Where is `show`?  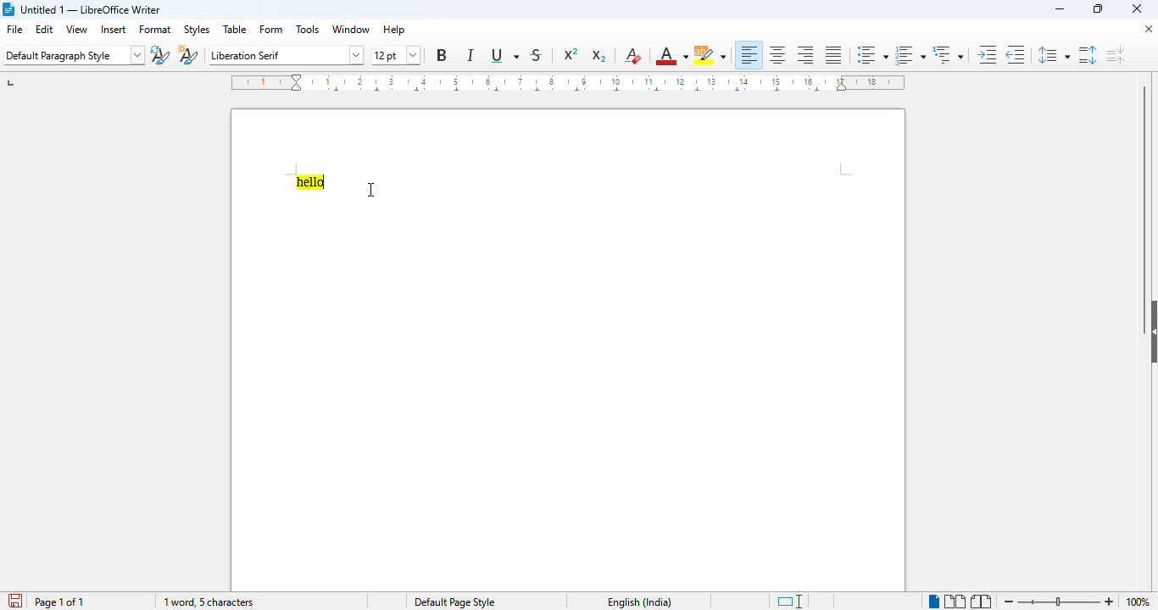 show is located at coordinates (1150, 332).